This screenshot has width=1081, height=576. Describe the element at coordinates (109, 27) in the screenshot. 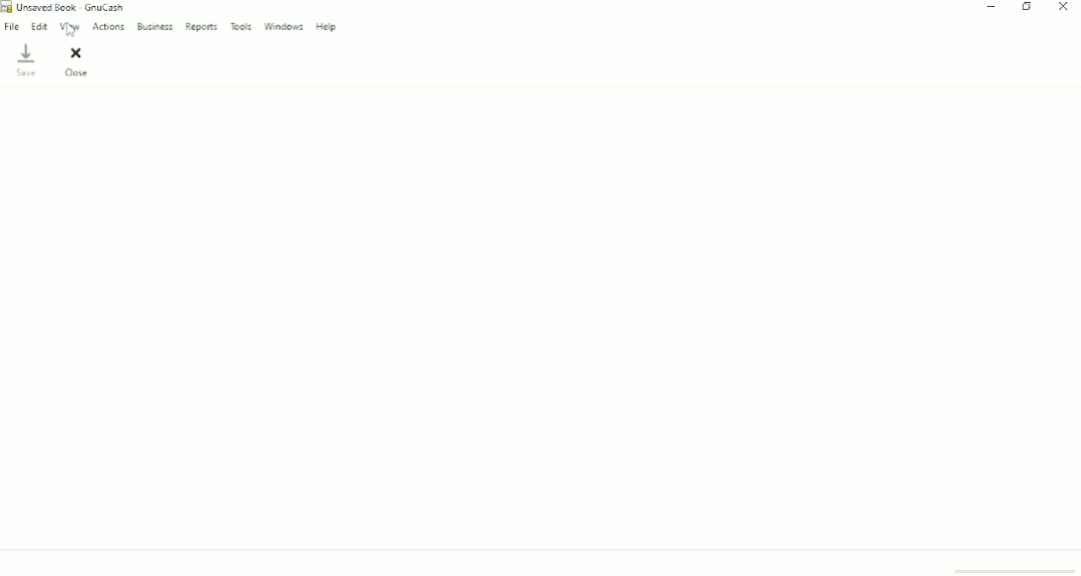

I see `Actions` at that location.